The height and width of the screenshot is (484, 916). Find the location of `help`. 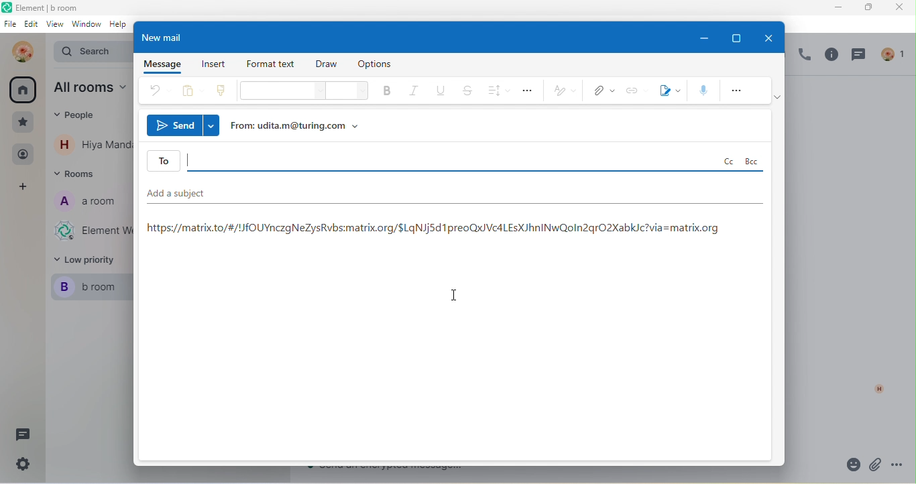

help is located at coordinates (121, 28).